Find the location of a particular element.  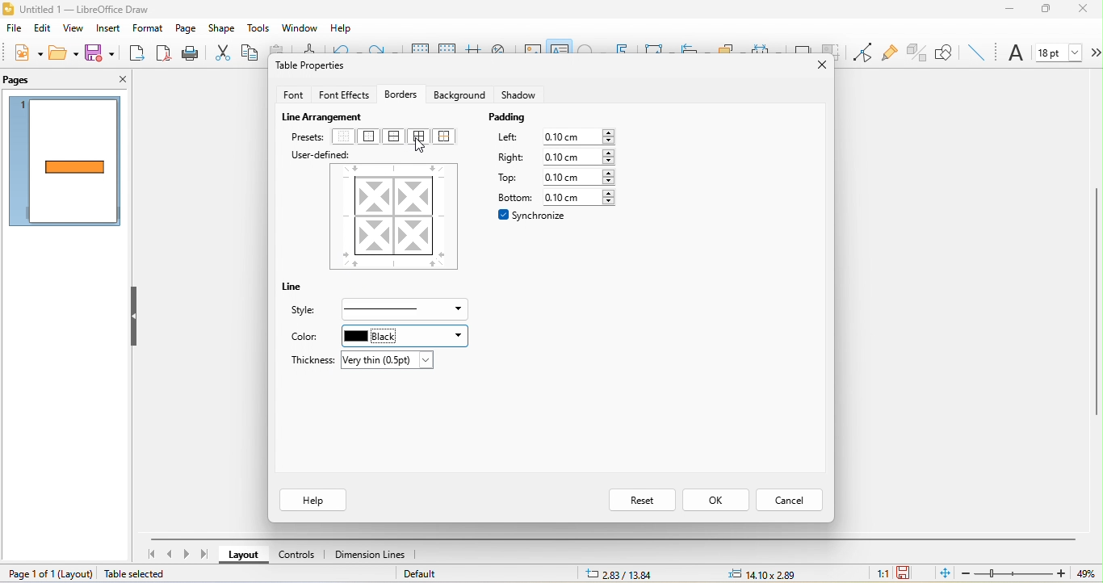

controls is located at coordinates (300, 553).